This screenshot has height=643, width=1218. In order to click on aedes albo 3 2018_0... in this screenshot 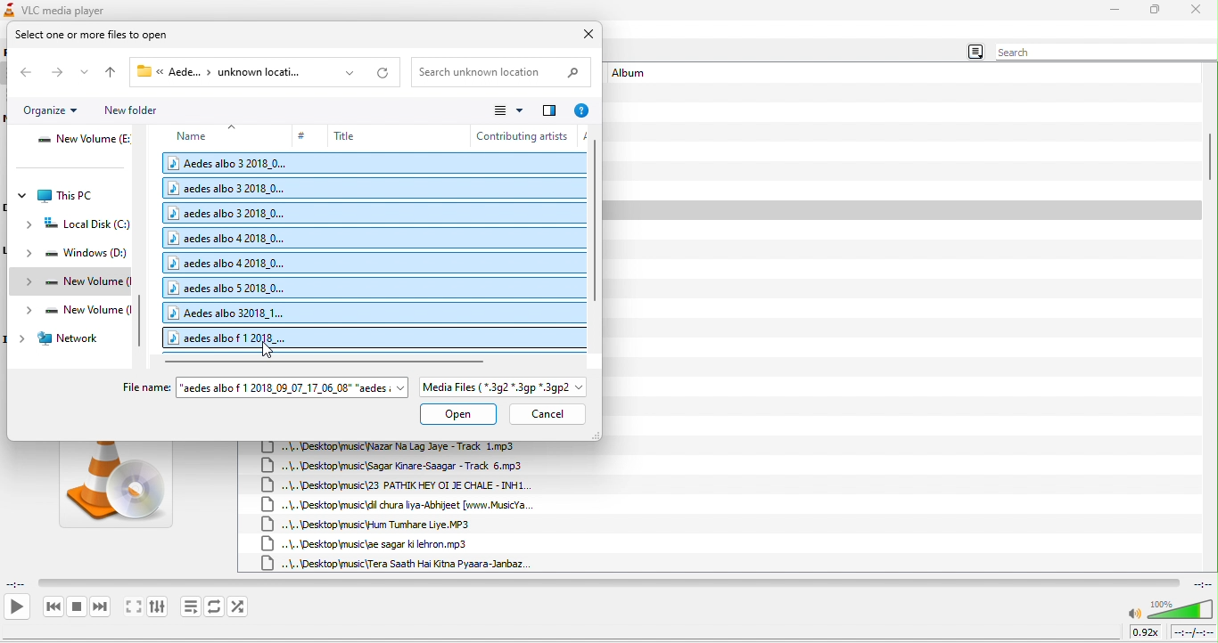, I will do `click(227, 189)`.